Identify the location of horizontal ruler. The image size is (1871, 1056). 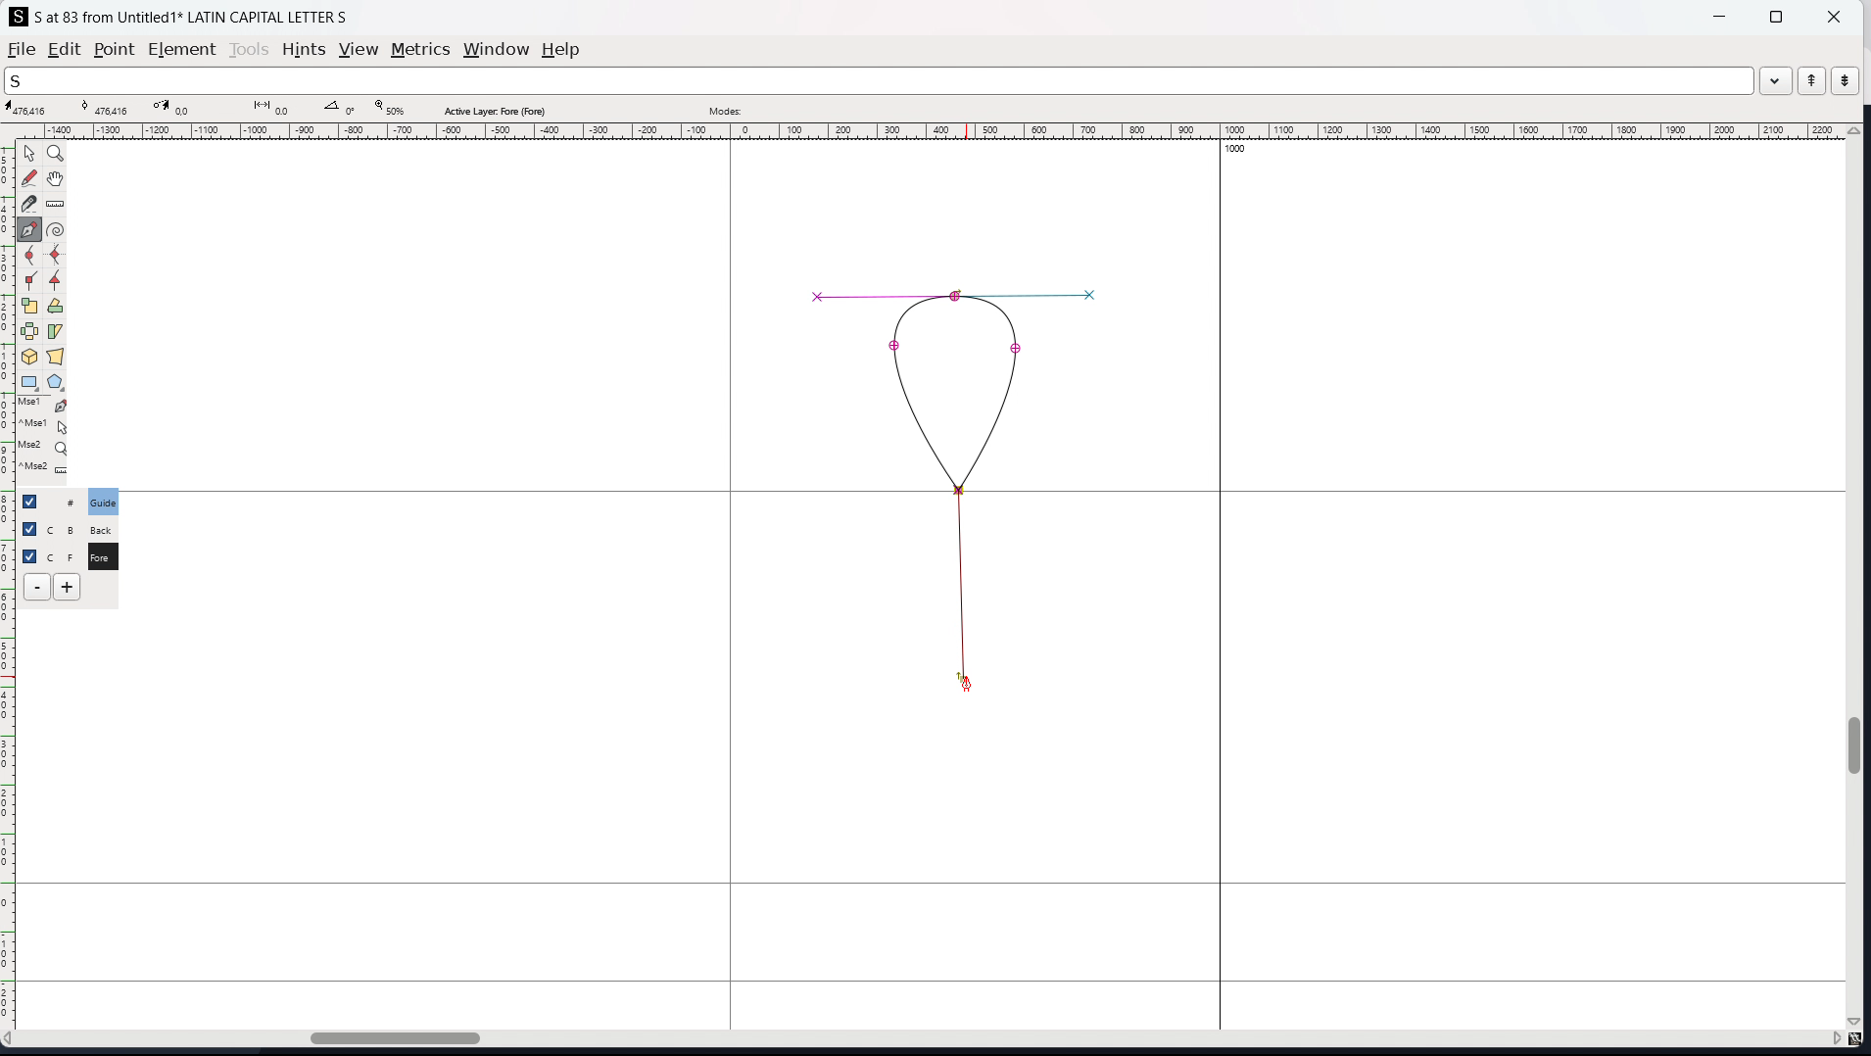
(926, 131).